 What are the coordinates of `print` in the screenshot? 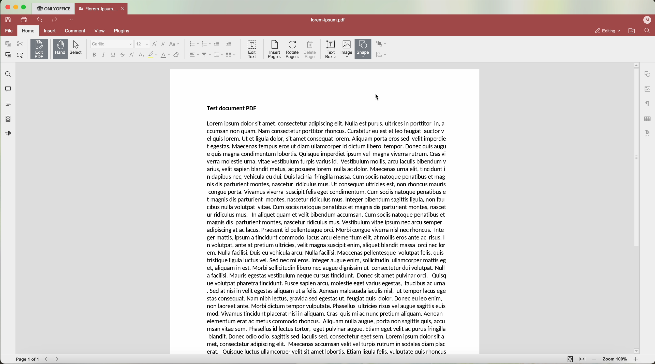 It's located at (24, 19).